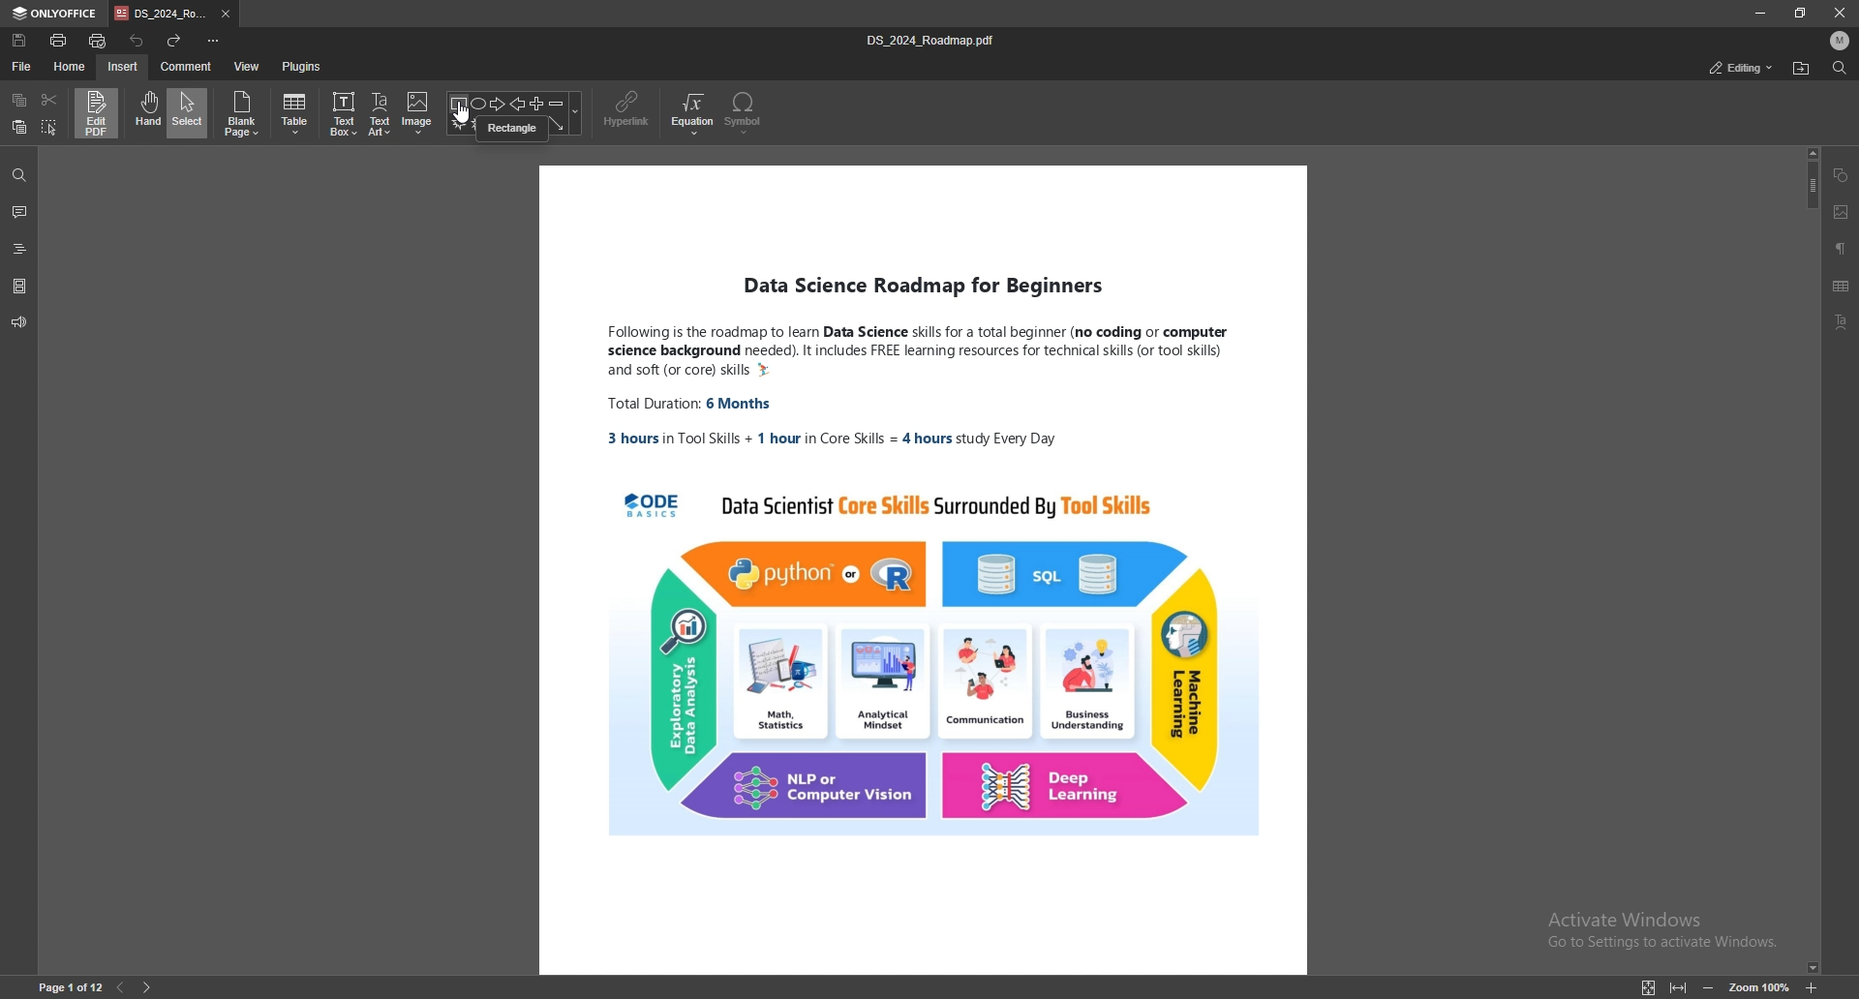  Describe the element at coordinates (18, 175) in the screenshot. I see `find` at that location.